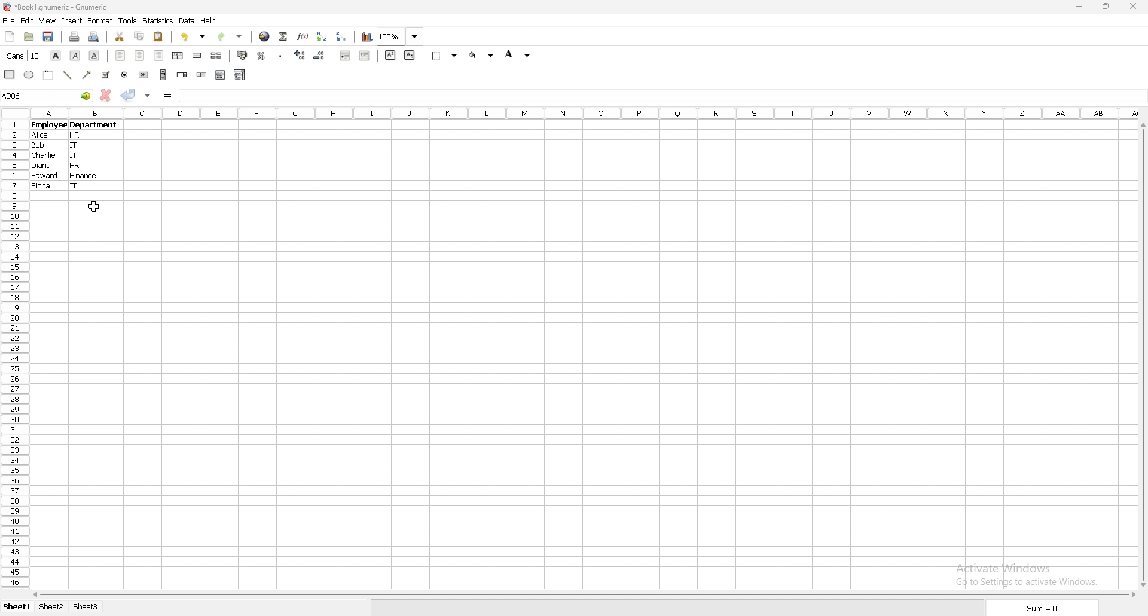 Image resolution: width=1148 pixels, height=616 pixels. What do you see at coordinates (167, 95) in the screenshot?
I see `formula` at bounding box center [167, 95].